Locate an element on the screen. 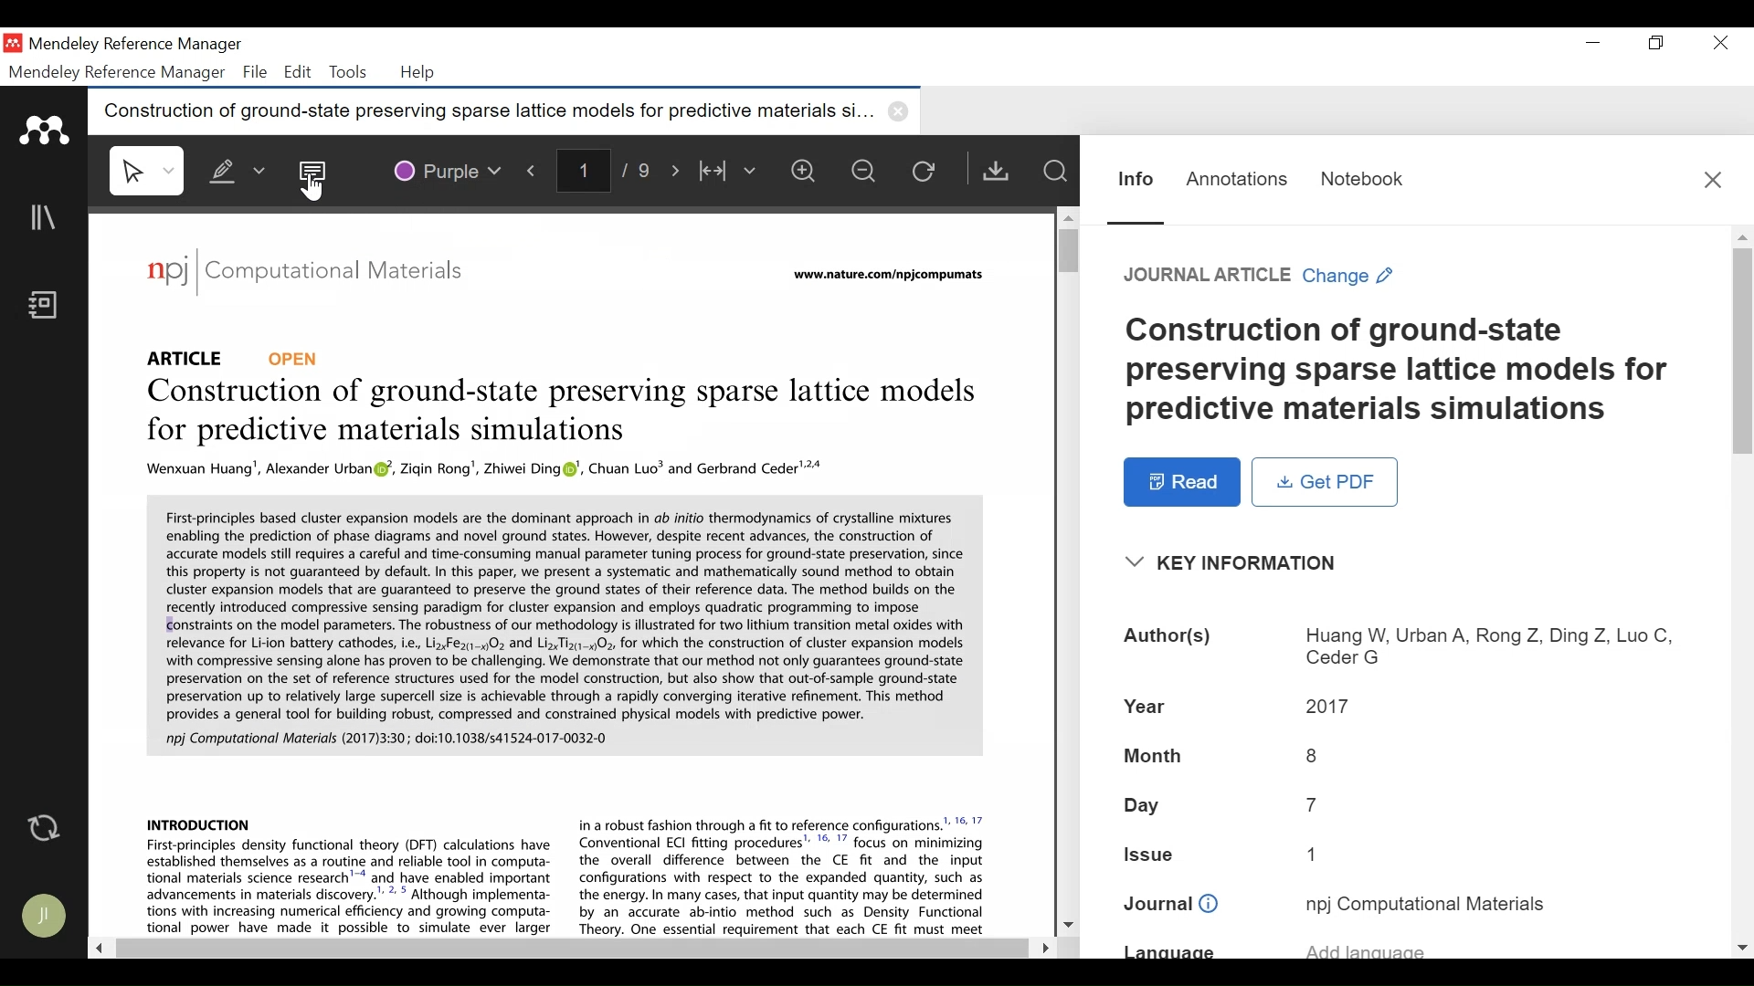  Current Tab is located at coordinates (505, 112).